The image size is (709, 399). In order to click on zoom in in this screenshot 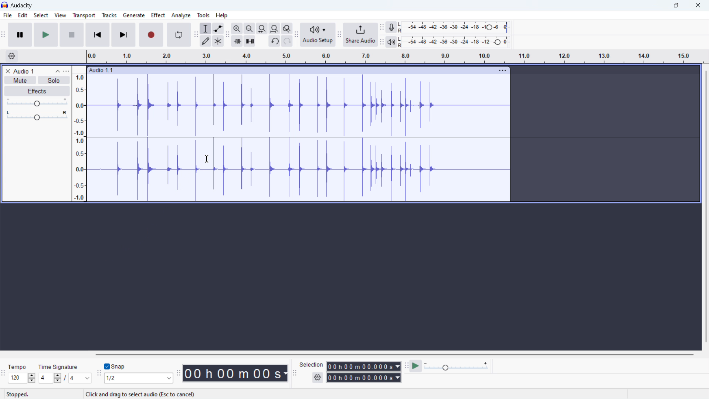, I will do `click(237, 28)`.